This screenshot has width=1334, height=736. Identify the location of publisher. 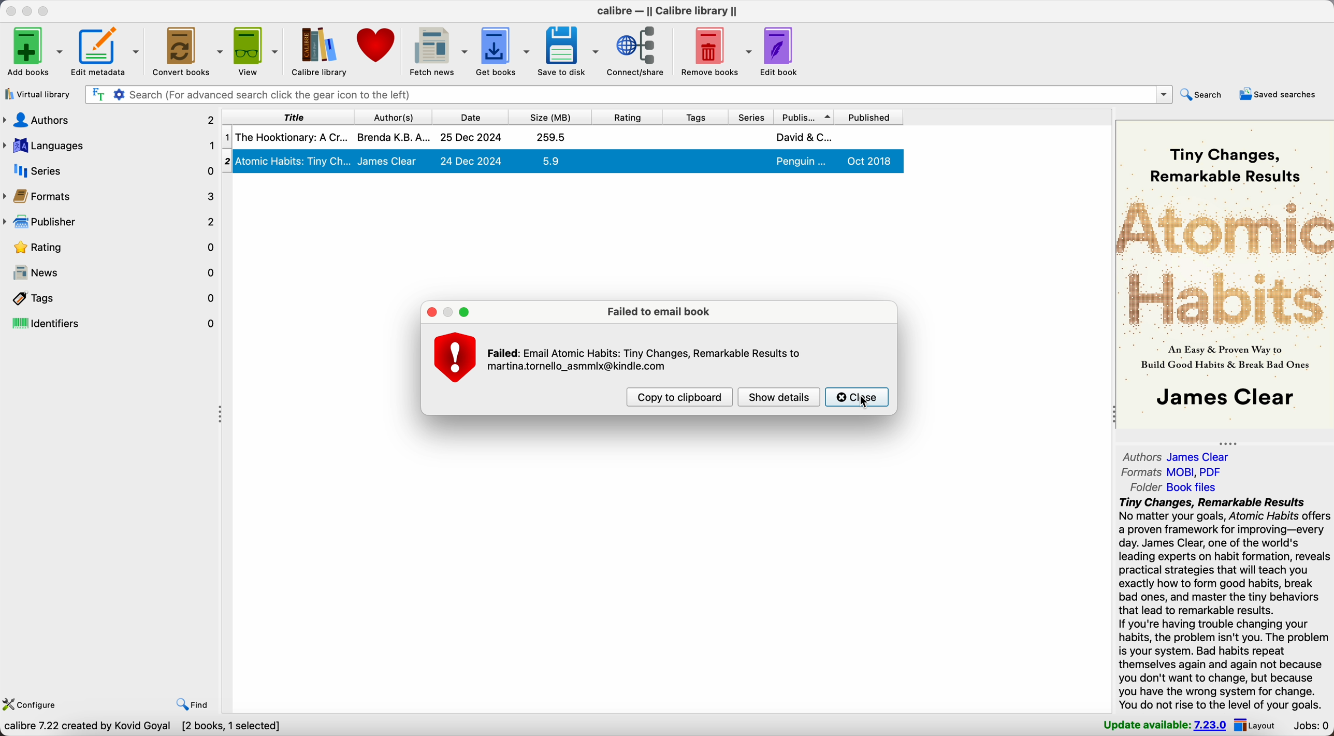
(109, 222).